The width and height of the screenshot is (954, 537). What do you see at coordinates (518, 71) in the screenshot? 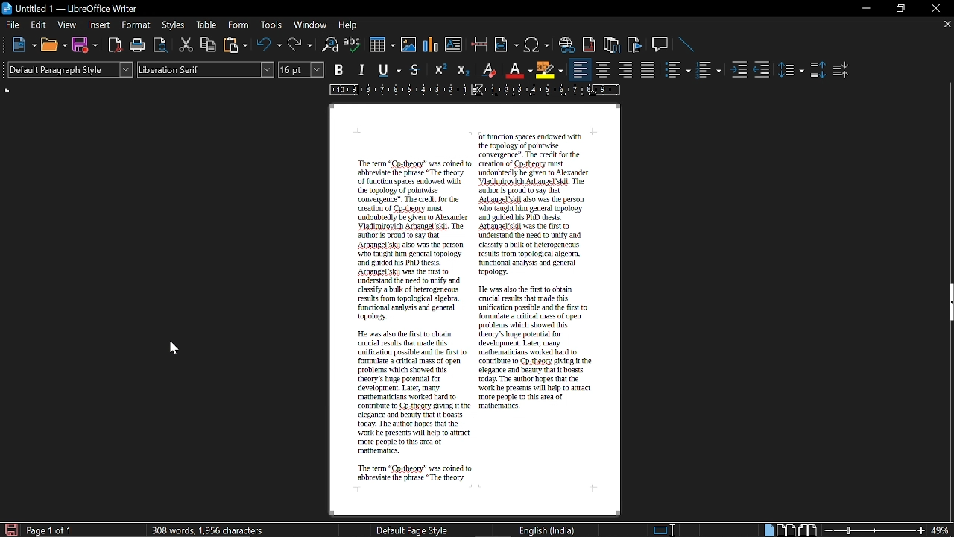
I see `Underline` at bounding box center [518, 71].